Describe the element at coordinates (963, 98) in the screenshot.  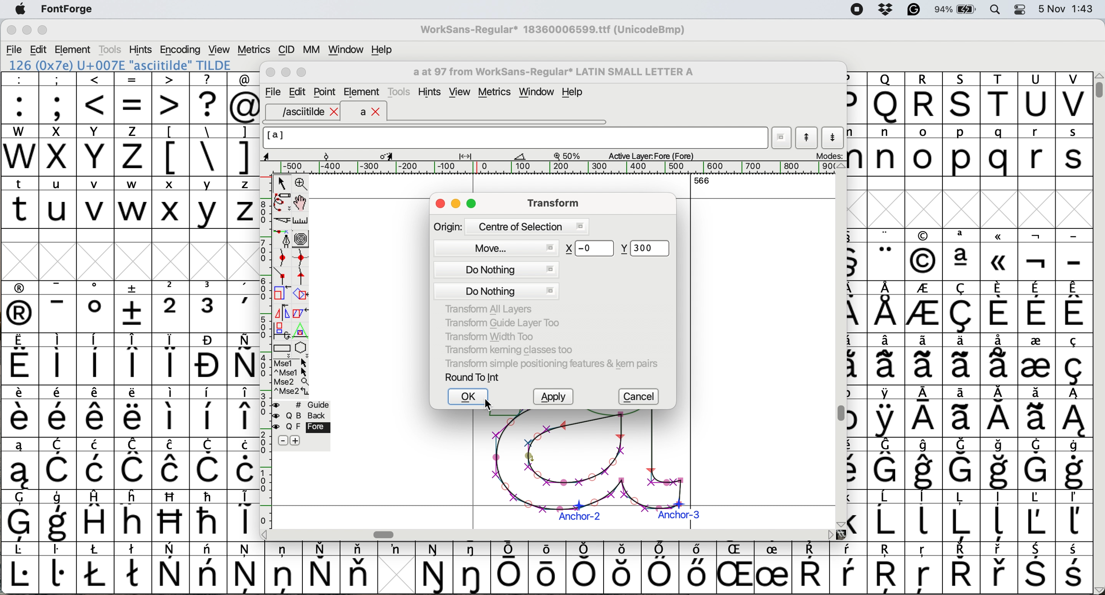
I see `` at that location.